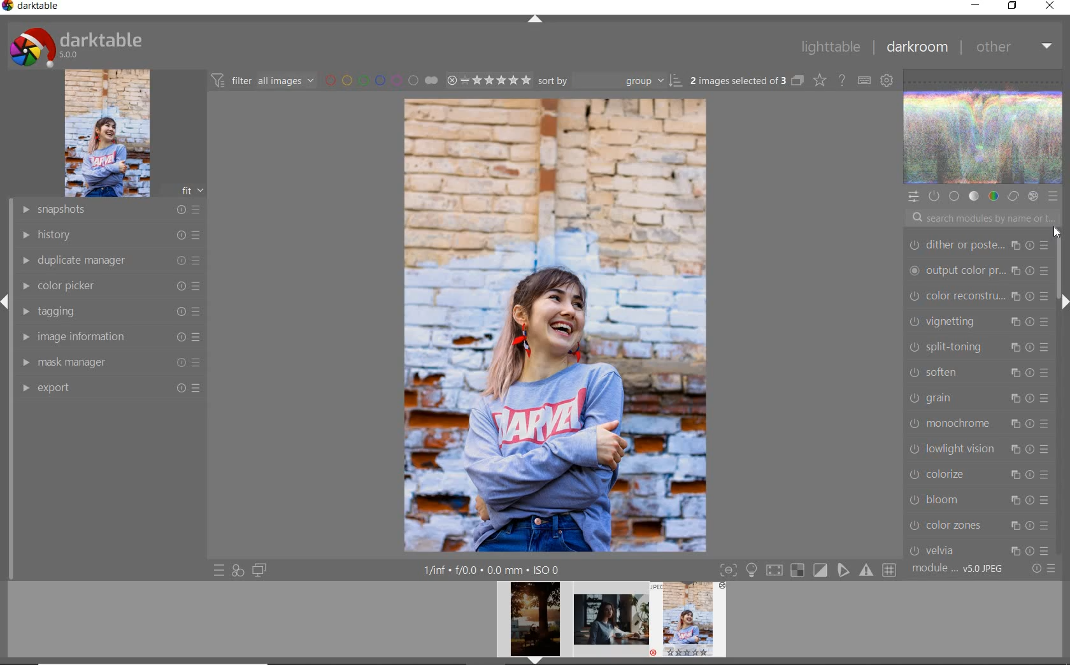 This screenshot has height=665, width=1070. I want to click on module order, so click(959, 569).